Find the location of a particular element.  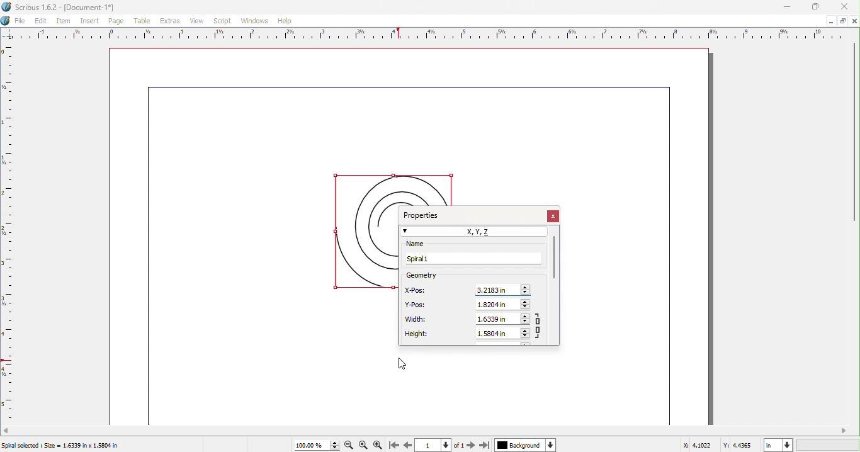

Extras is located at coordinates (171, 21).